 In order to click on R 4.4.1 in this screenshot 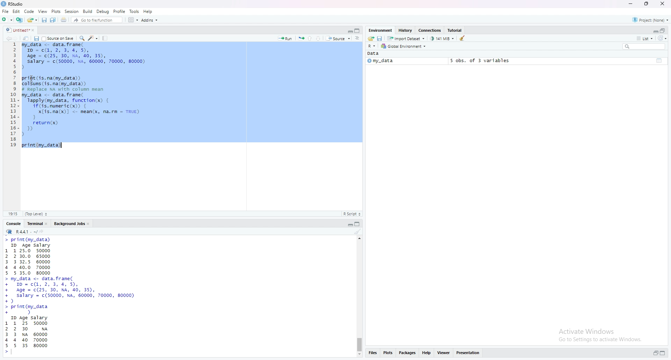, I will do `click(21, 232)`.